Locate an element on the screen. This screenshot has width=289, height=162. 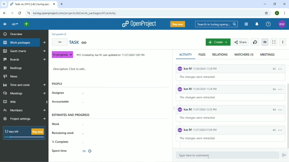
Create is located at coordinates (218, 42).